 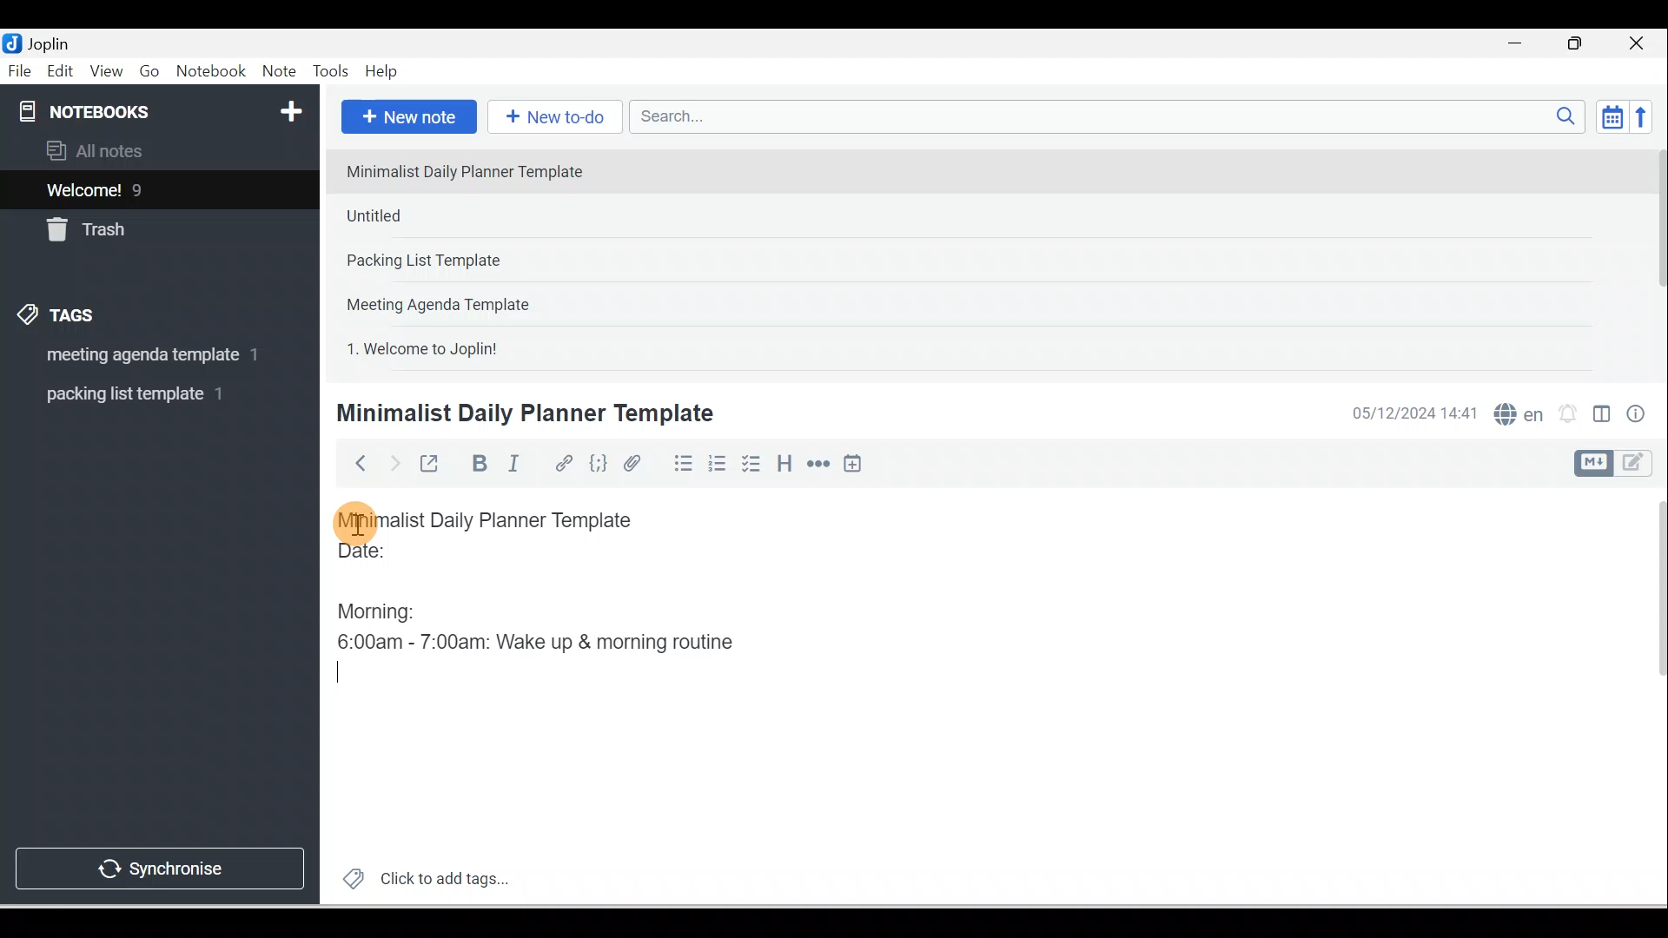 I want to click on Minimise, so click(x=1520, y=45).